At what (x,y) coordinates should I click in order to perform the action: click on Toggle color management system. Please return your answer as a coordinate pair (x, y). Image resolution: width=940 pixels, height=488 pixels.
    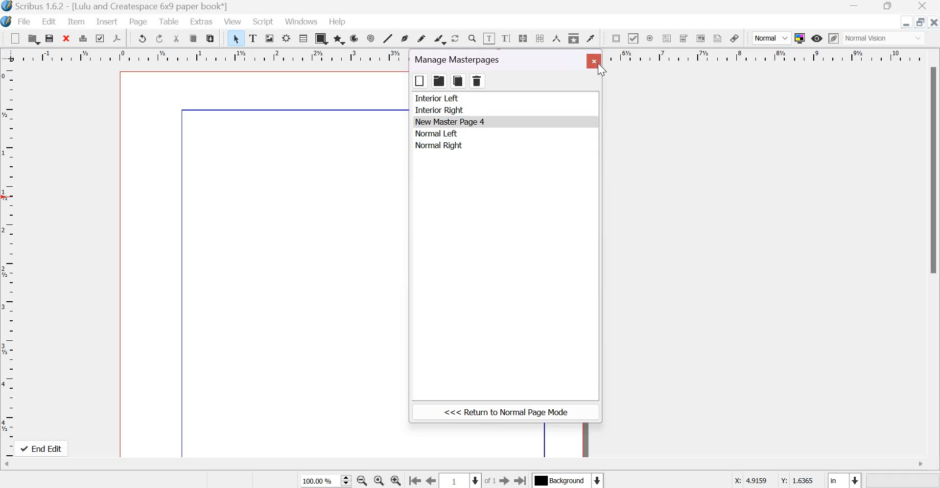
    Looking at the image, I should click on (800, 38).